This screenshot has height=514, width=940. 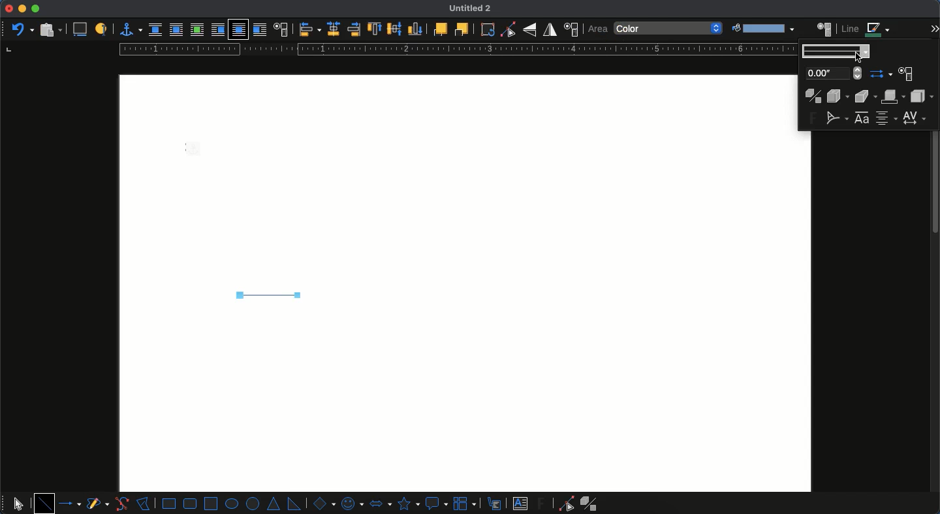 What do you see at coordinates (334, 29) in the screenshot?
I see `center` at bounding box center [334, 29].